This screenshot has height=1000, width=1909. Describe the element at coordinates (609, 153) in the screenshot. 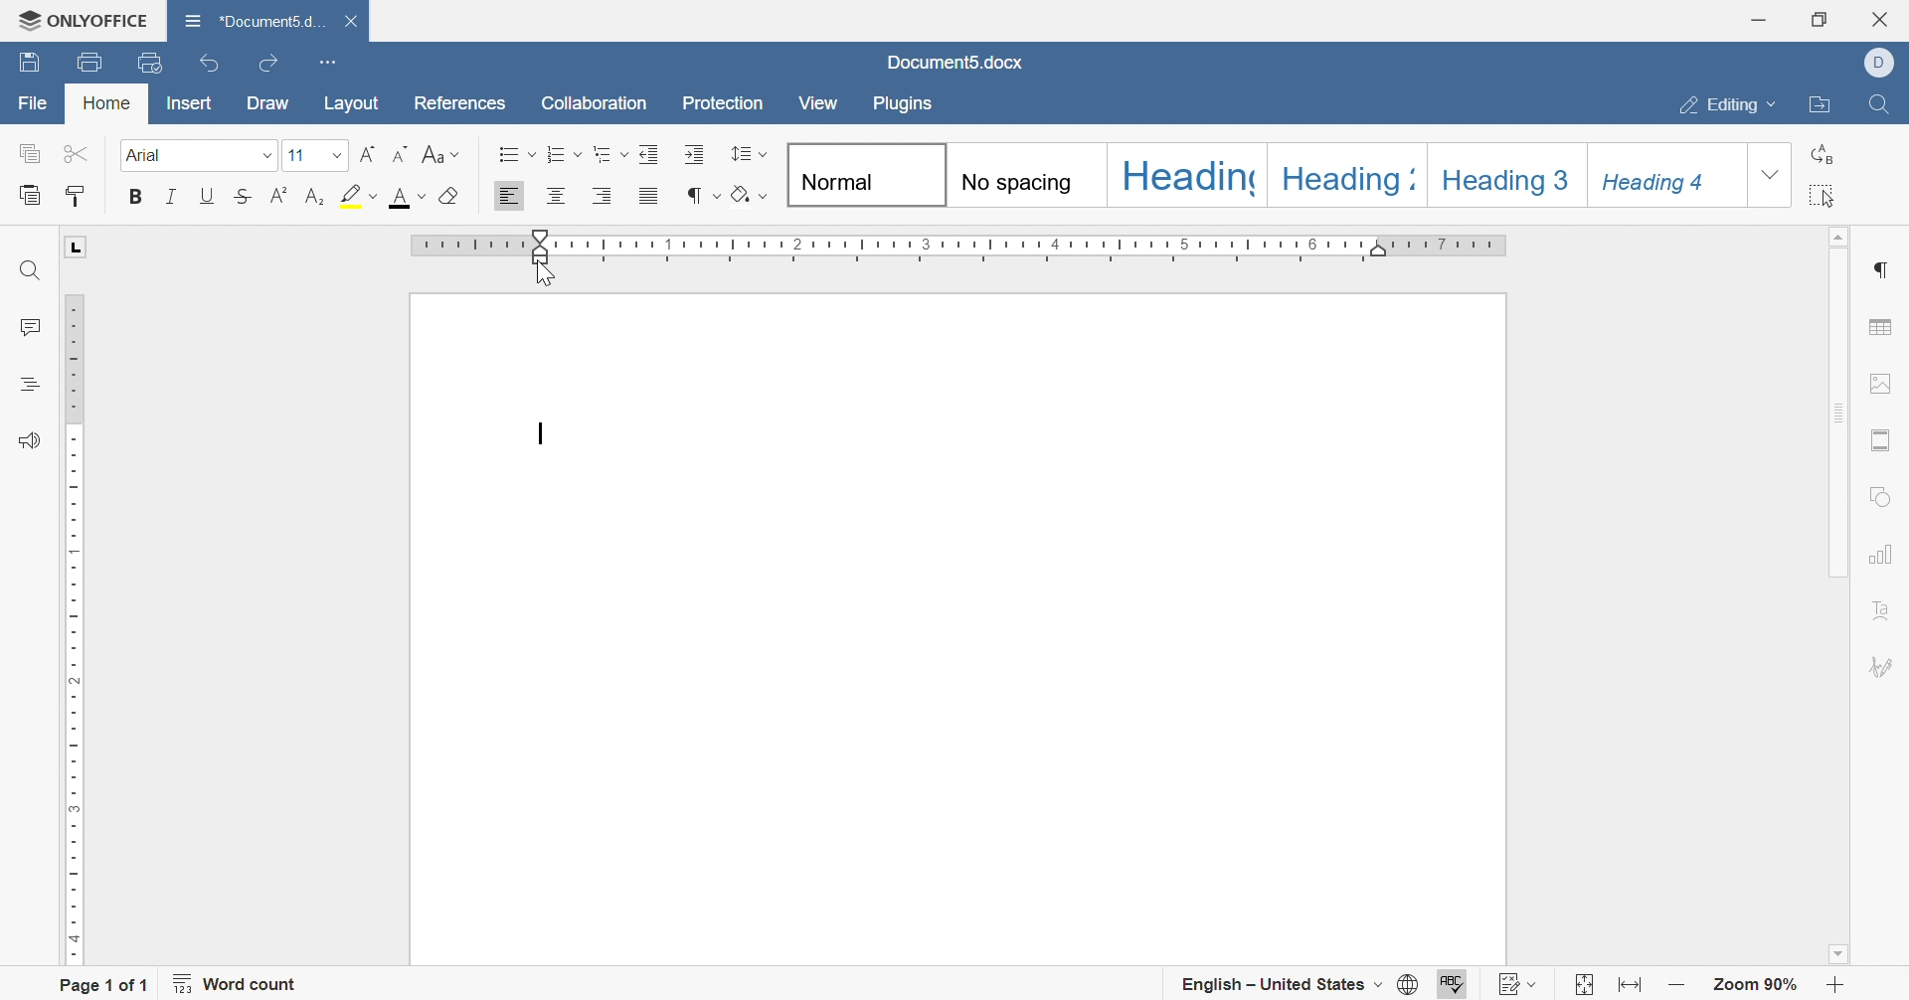

I see `multilevel list` at that location.